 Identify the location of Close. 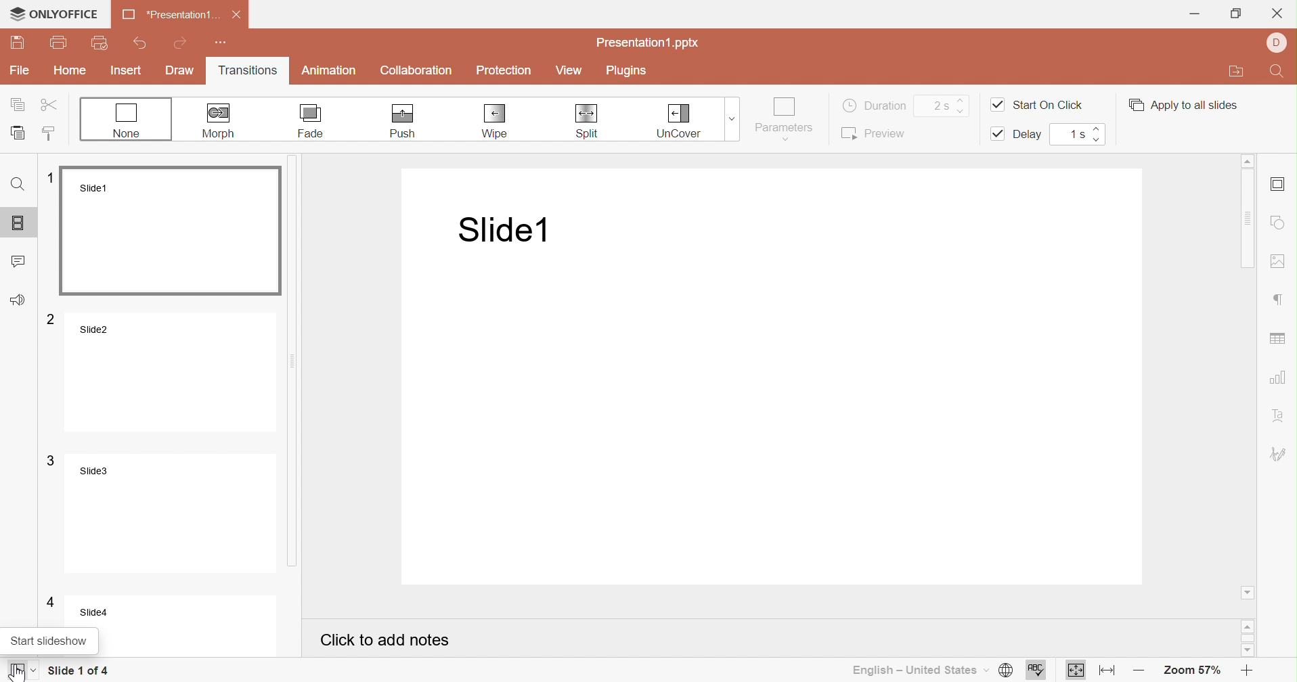
(237, 15).